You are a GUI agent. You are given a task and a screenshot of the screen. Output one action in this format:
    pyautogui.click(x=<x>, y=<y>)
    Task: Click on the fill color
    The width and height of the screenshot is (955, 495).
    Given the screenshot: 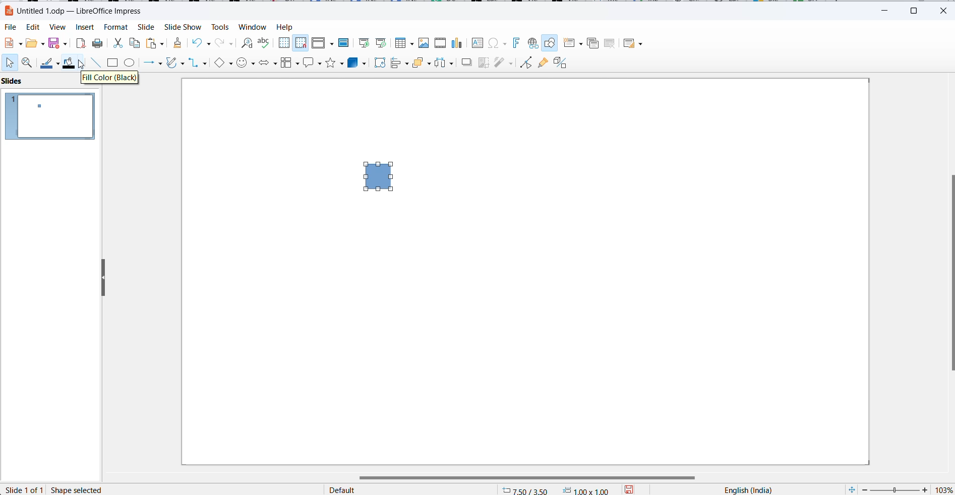 What is the action you would take?
    pyautogui.click(x=68, y=62)
    